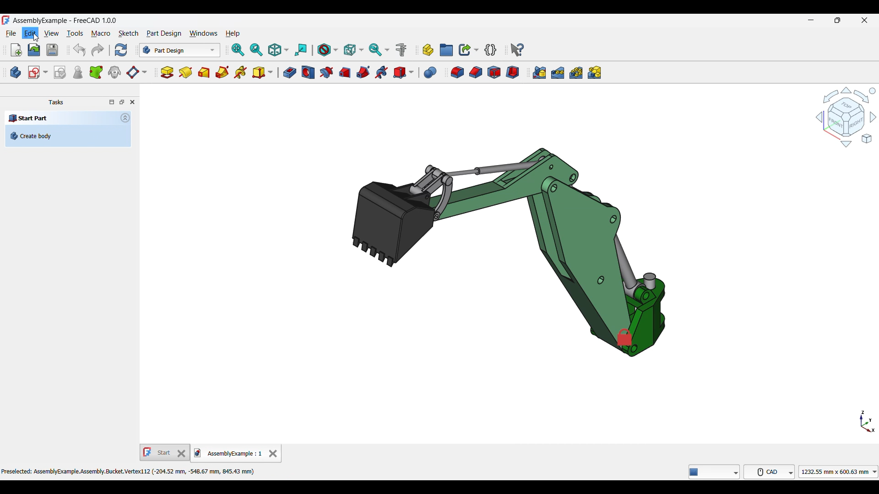 The height and width of the screenshot is (494, 879). What do you see at coordinates (239, 50) in the screenshot?
I see `Fit all` at bounding box center [239, 50].